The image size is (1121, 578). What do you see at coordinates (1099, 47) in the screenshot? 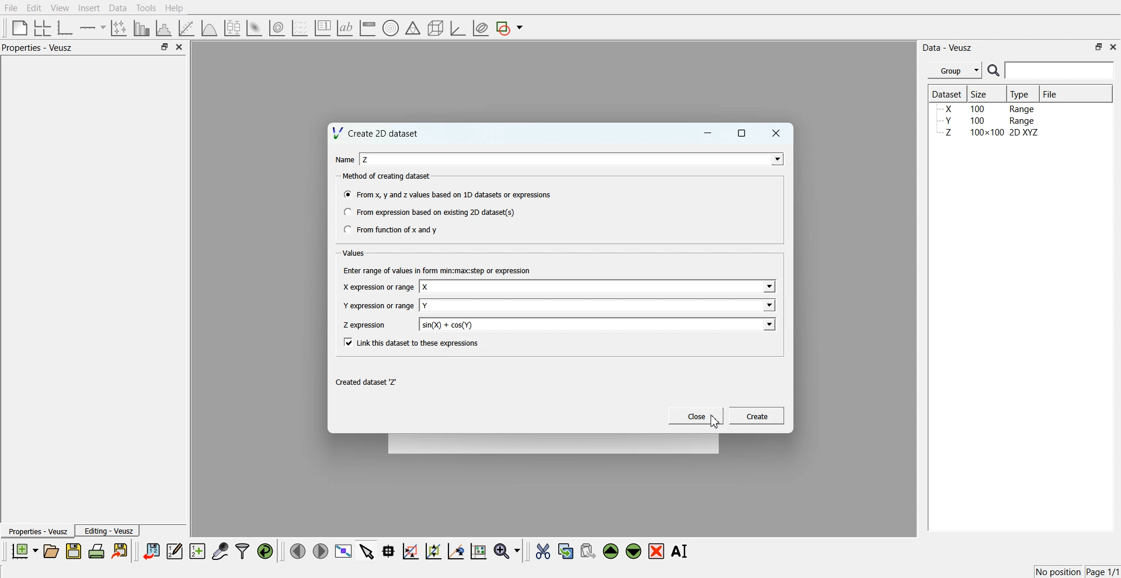
I see `Maximize` at bounding box center [1099, 47].